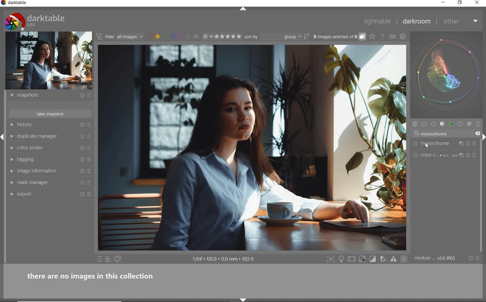  What do you see at coordinates (474, 145) in the screenshot?
I see `preset and preferences` at bounding box center [474, 145].